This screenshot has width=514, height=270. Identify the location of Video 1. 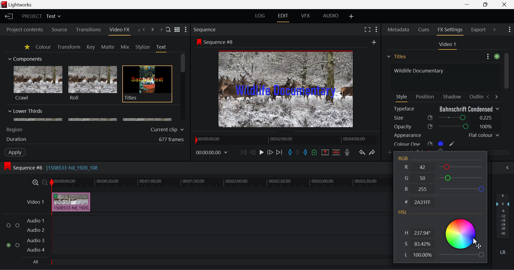
(36, 202).